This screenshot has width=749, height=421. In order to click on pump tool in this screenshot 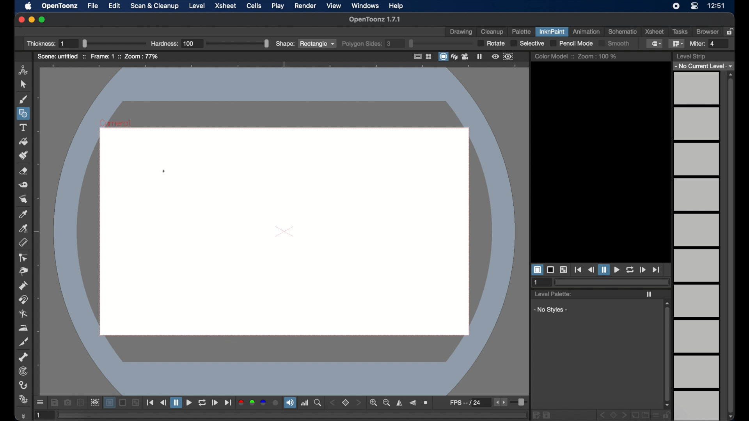, I will do `click(23, 286)`.